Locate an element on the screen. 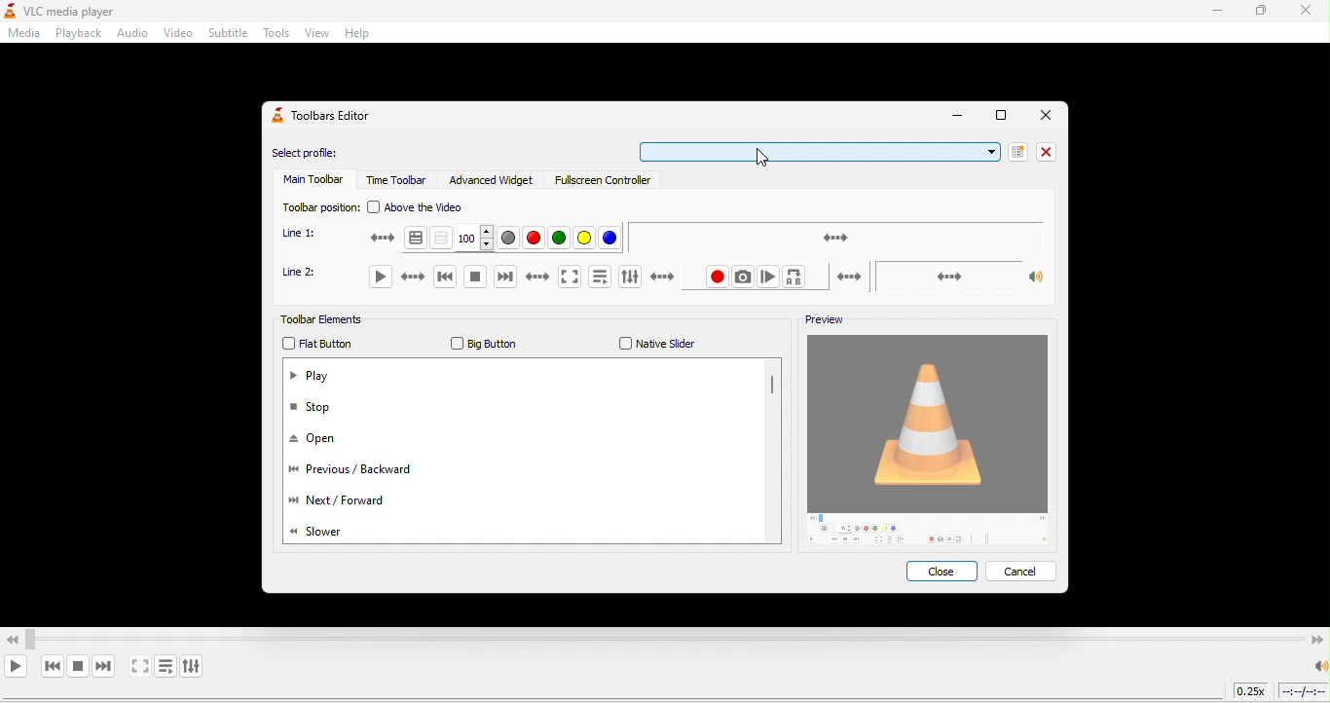 This screenshot has width=1330, height=703. open is located at coordinates (321, 440).